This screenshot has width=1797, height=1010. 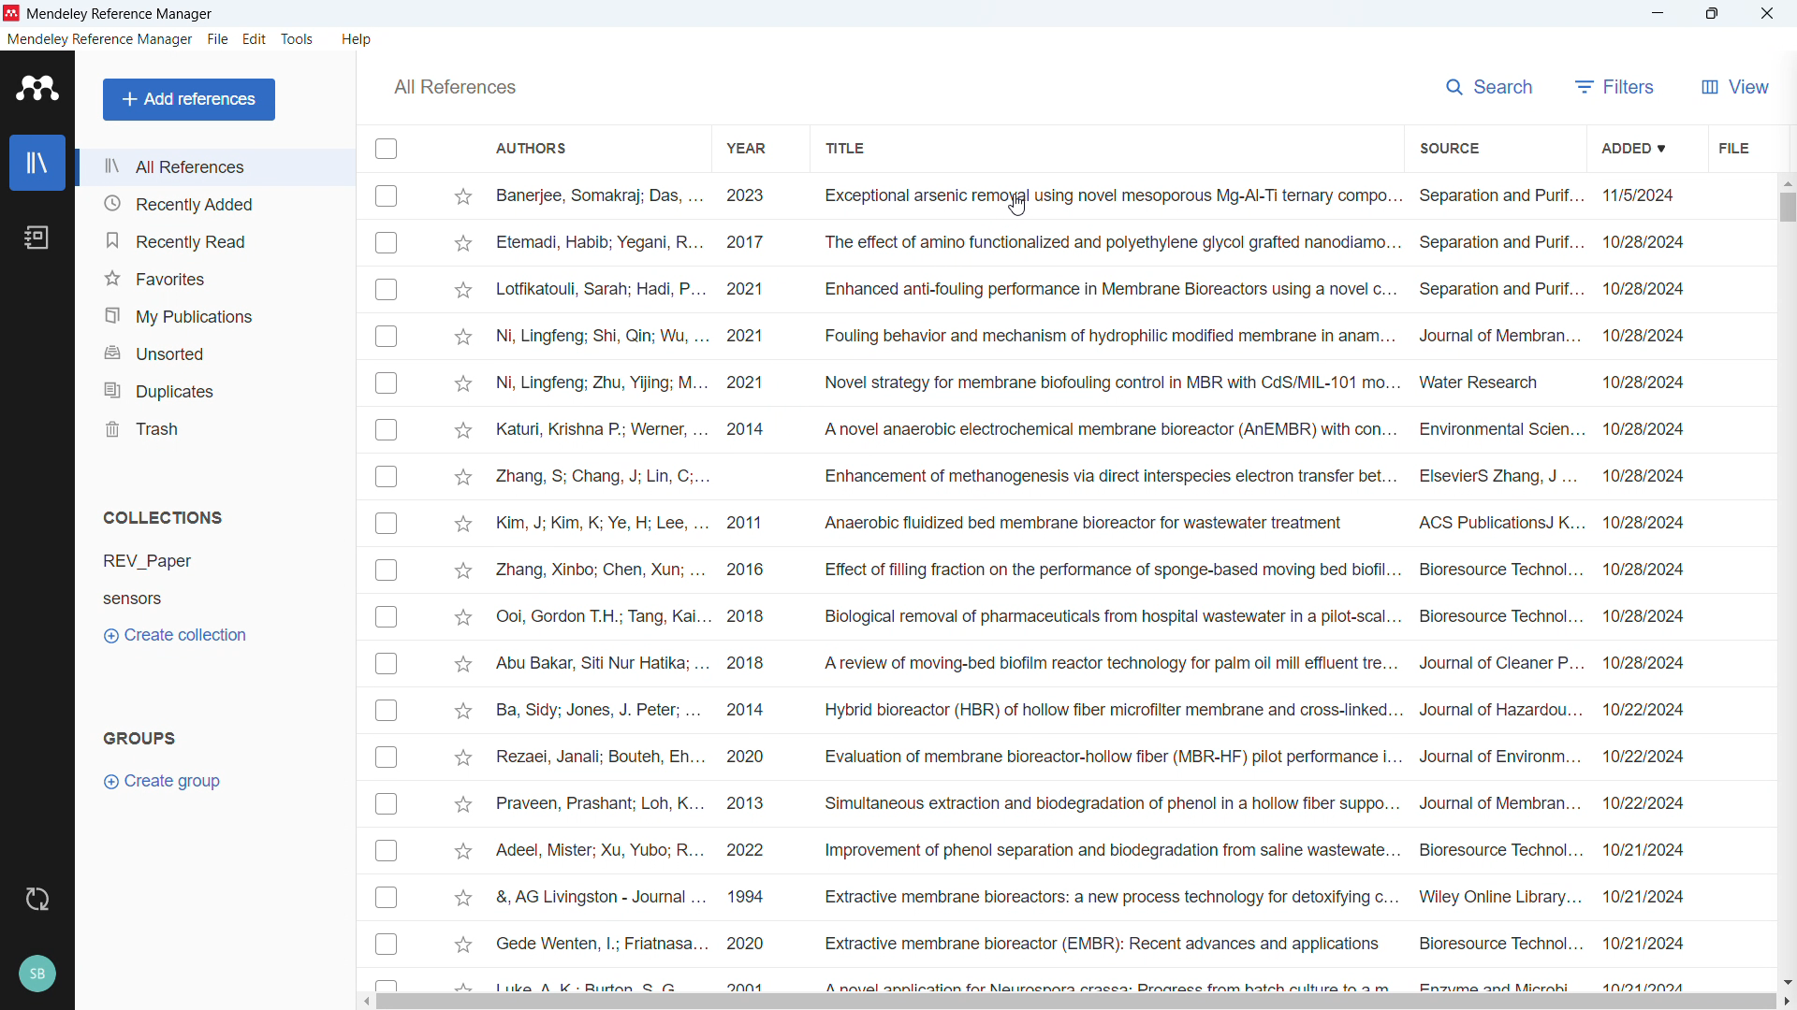 What do you see at coordinates (592, 938) in the screenshot?
I see `gede wenten,i friatnasa` at bounding box center [592, 938].